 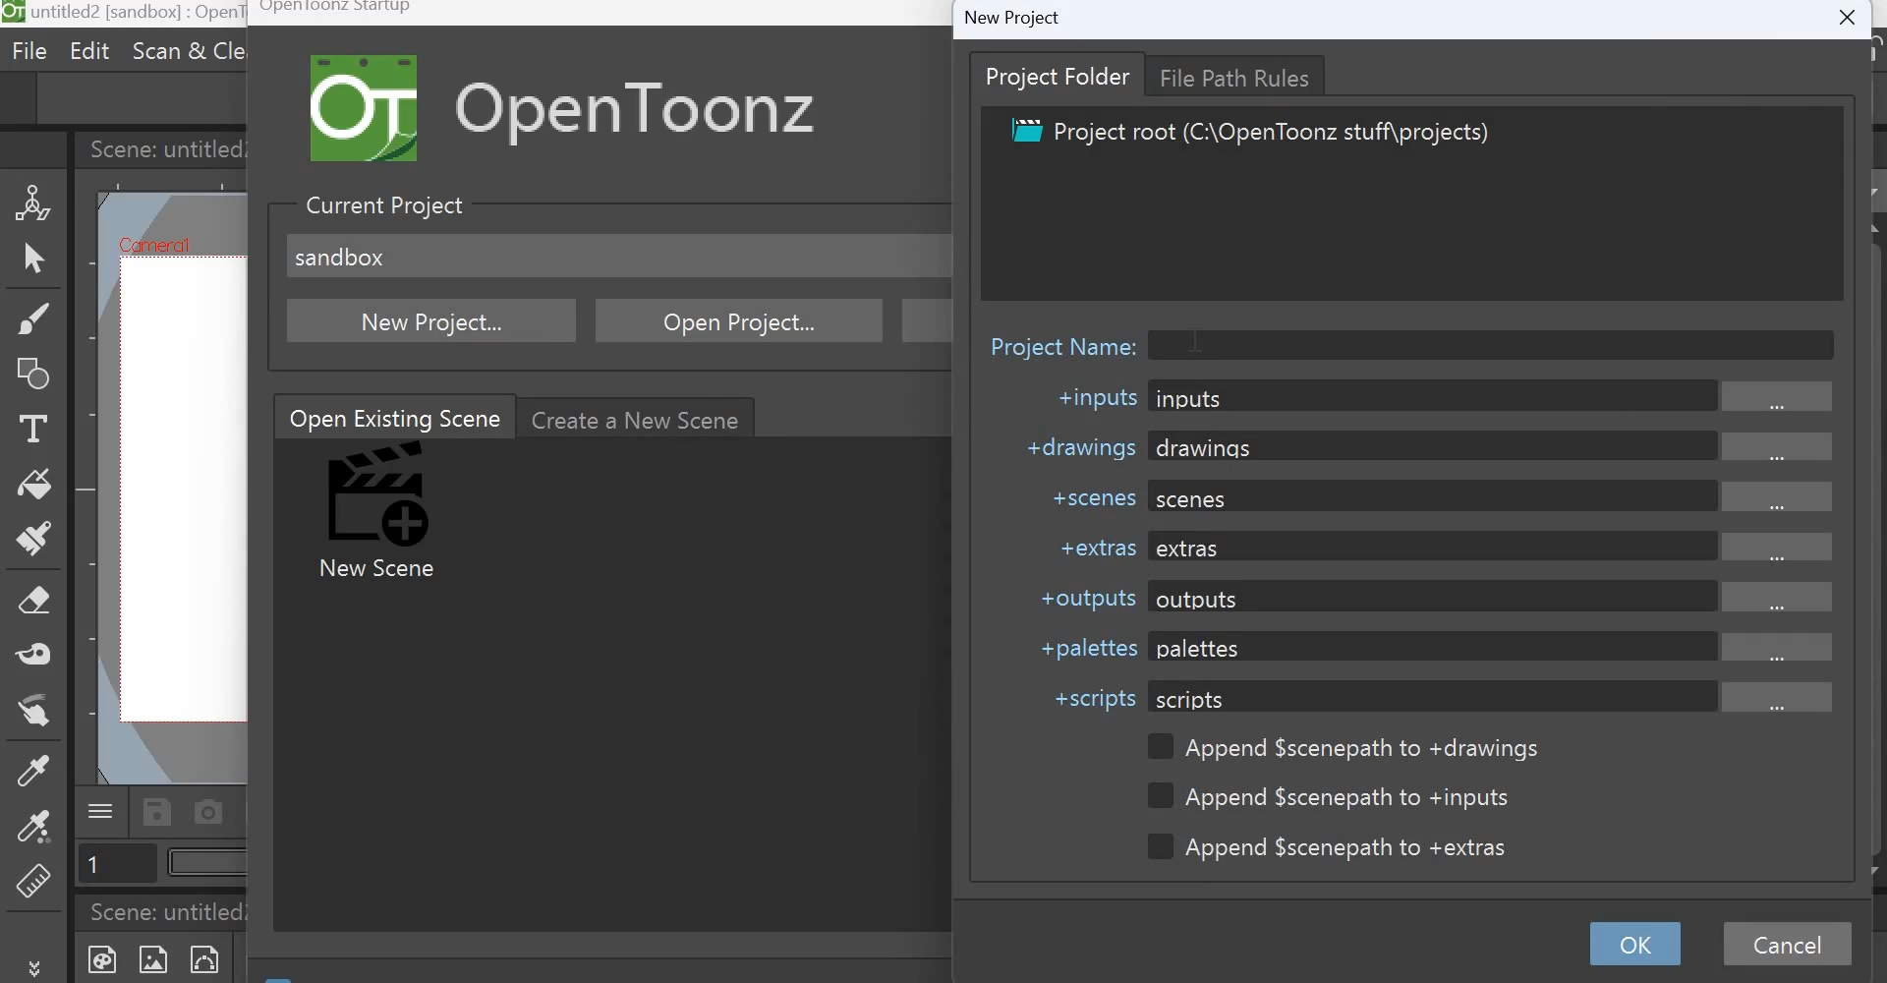 What do you see at coordinates (186, 49) in the screenshot?
I see `Scan & cleanup` at bounding box center [186, 49].